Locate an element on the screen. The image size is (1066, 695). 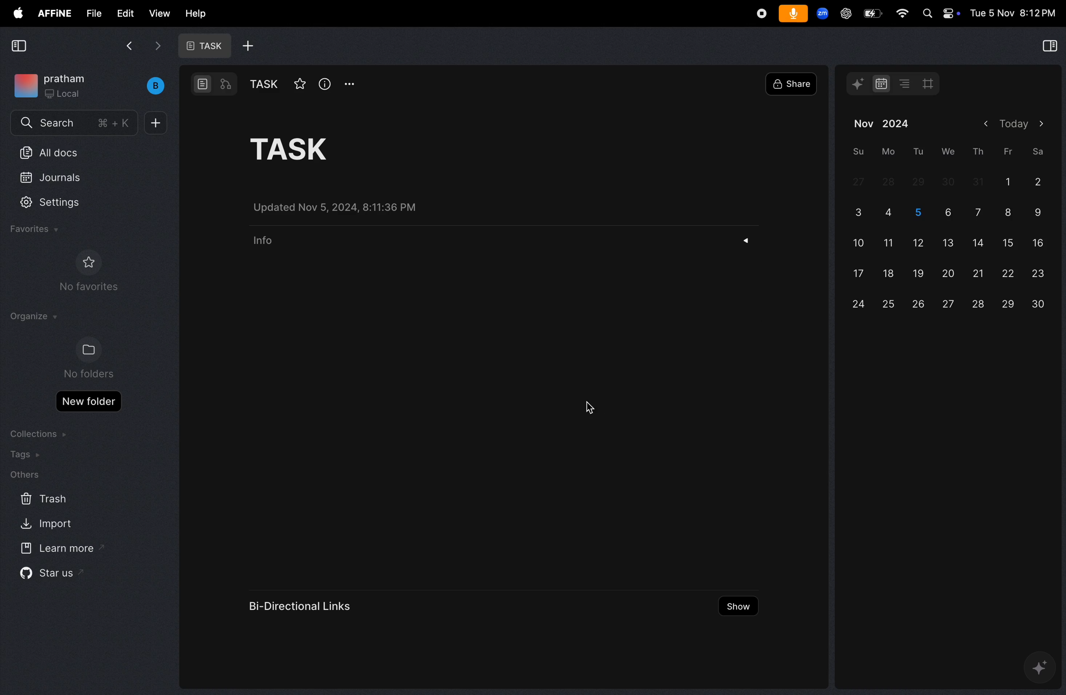
drop down is located at coordinates (750, 241).